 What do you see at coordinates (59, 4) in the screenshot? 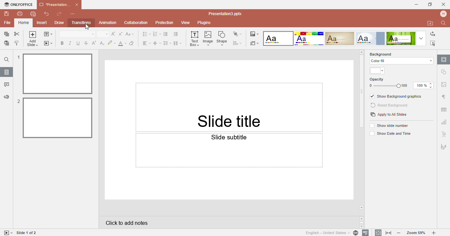
I see `Document name` at bounding box center [59, 4].